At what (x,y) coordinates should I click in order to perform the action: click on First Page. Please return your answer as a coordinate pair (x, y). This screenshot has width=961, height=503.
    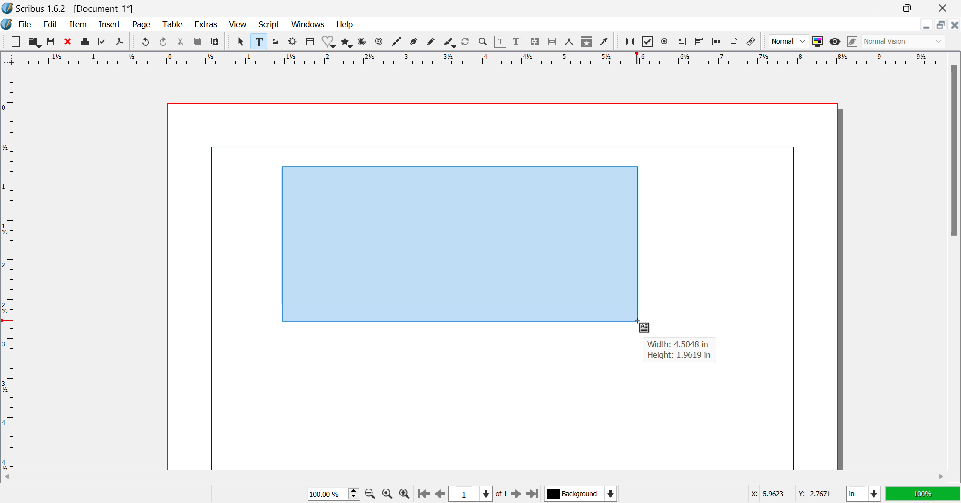
    Looking at the image, I should click on (423, 494).